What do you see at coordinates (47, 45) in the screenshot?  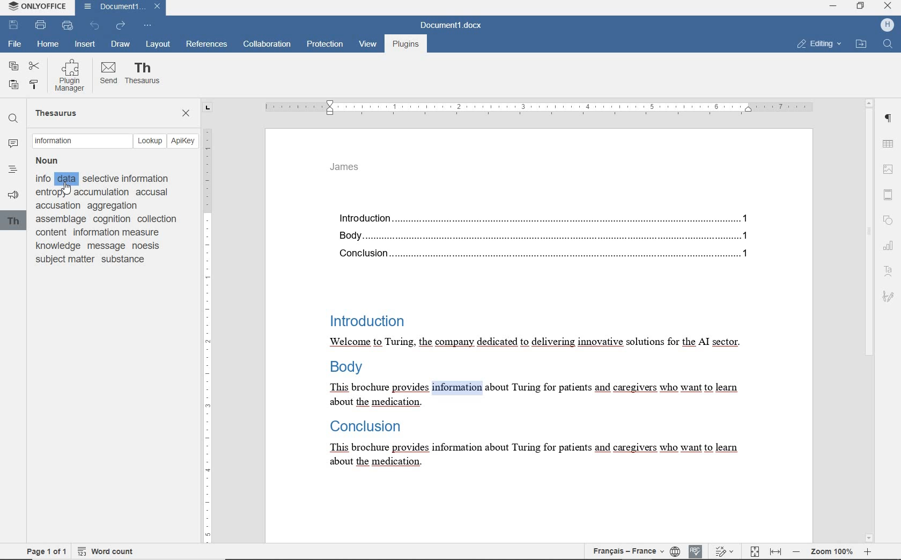 I see `HOME` at bounding box center [47, 45].